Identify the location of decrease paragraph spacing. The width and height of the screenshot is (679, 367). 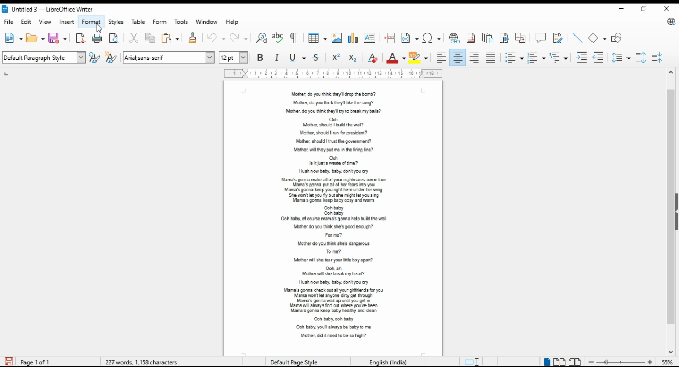
(660, 57).